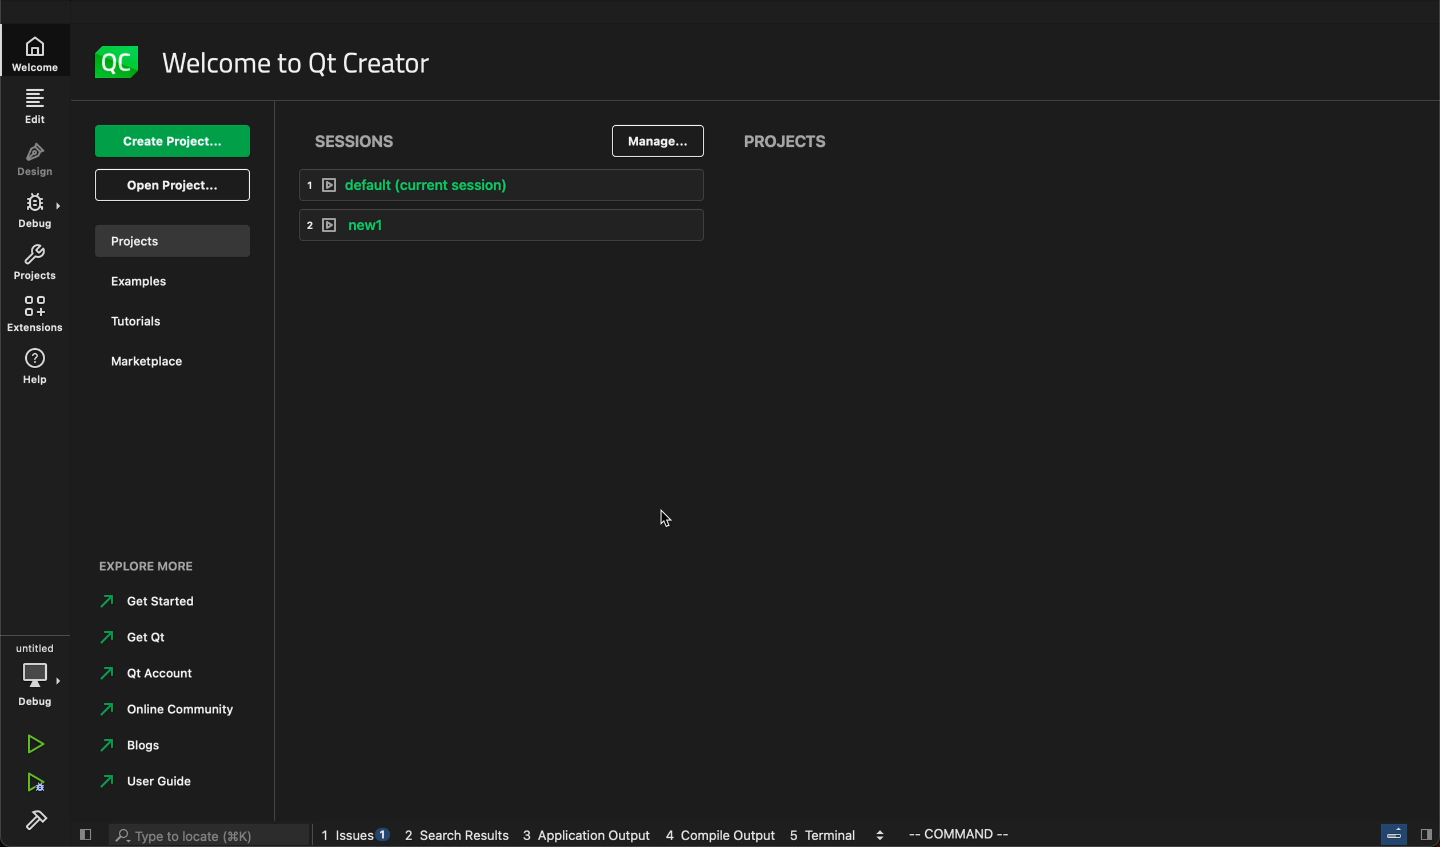 This screenshot has height=847, width=1440. Describe the element at coordinates (150, 282) in the screenshot. I see `examples` at that location.